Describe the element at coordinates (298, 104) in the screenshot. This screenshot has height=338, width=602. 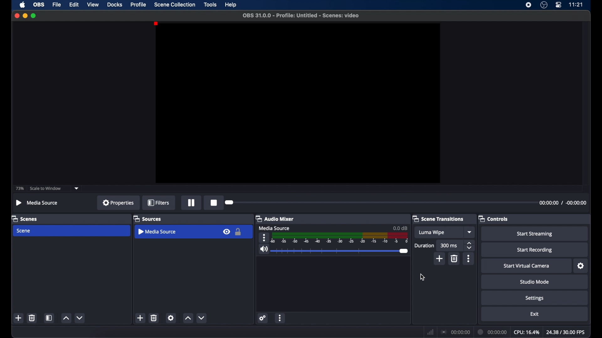
I see `preview` at that location.